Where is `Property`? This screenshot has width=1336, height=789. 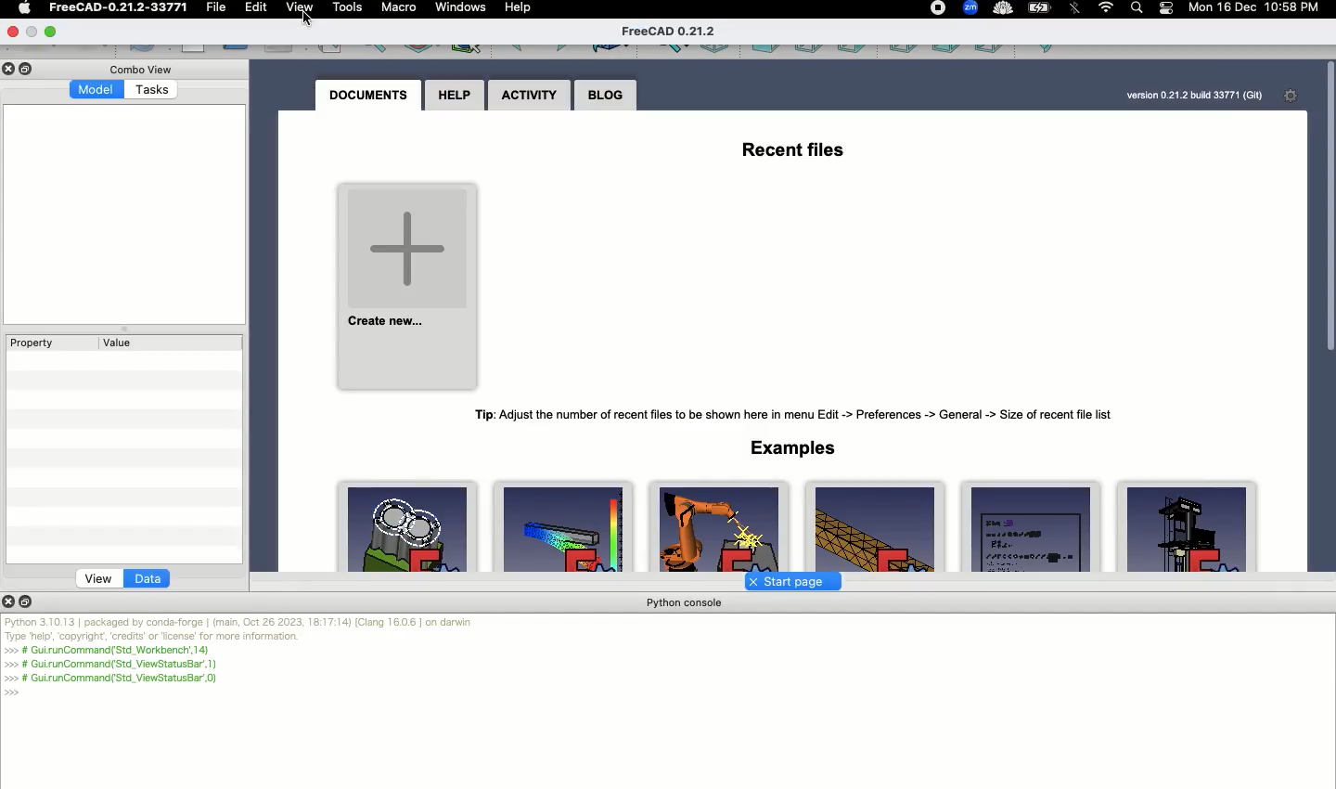 Property is located at coordinates (33, 343).